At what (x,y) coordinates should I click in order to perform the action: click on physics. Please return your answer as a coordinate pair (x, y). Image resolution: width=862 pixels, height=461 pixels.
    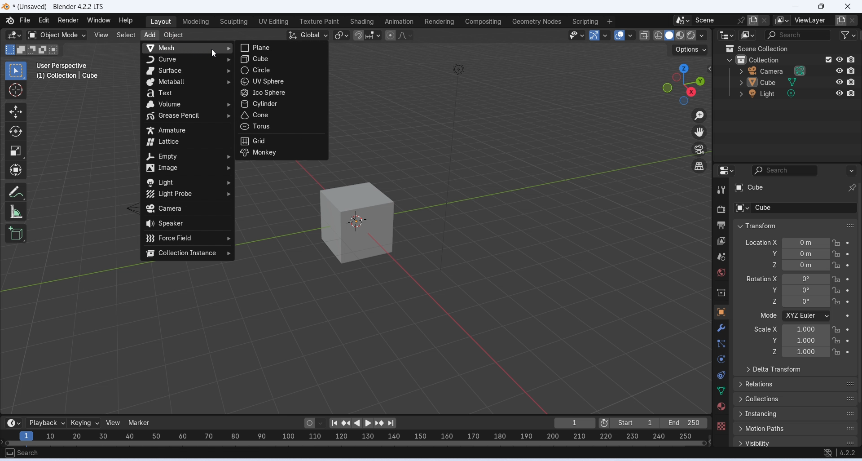
    Looking at the image, I should click on (722, 359).